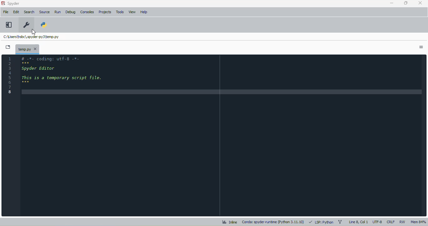  Describe the element at coordinates (120, 12) in the screenshot. I see `tools` at that location.